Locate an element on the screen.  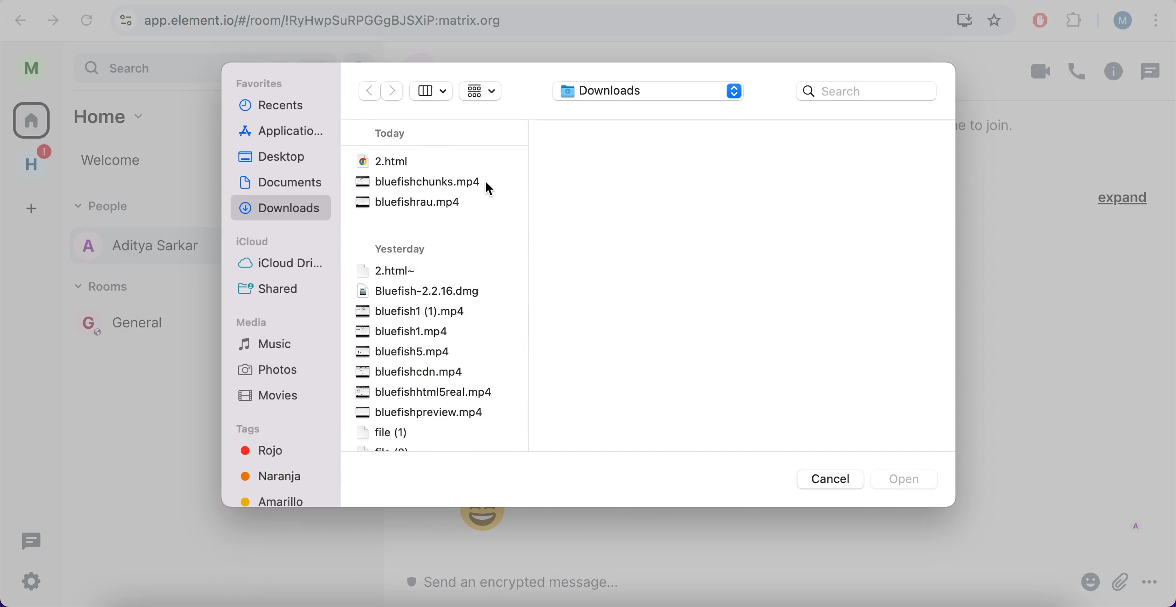
open is located at coordinates (908, 478).